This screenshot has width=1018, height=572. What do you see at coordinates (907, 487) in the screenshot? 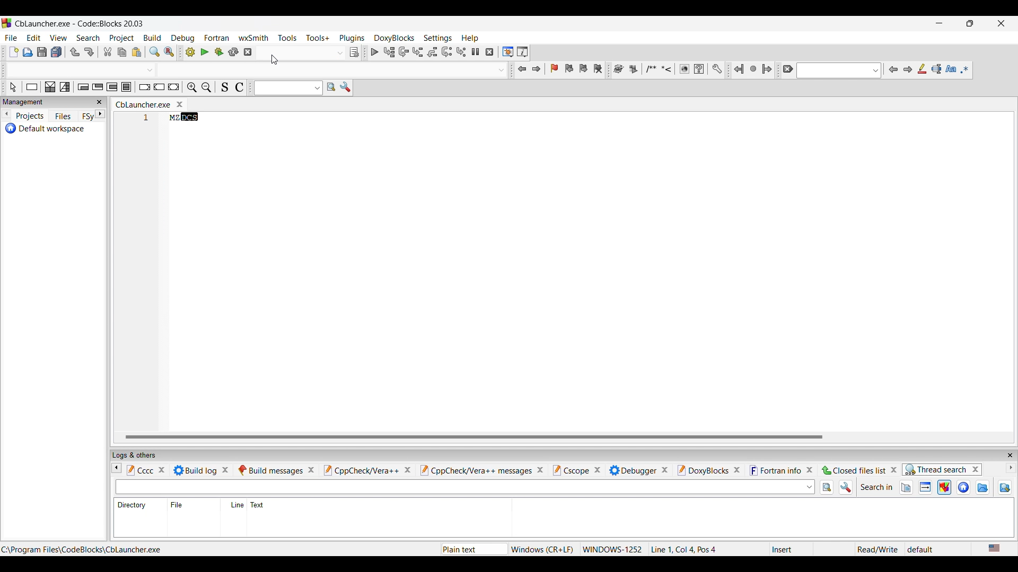
I see `Search in open files` at bounding box center [907, 487].